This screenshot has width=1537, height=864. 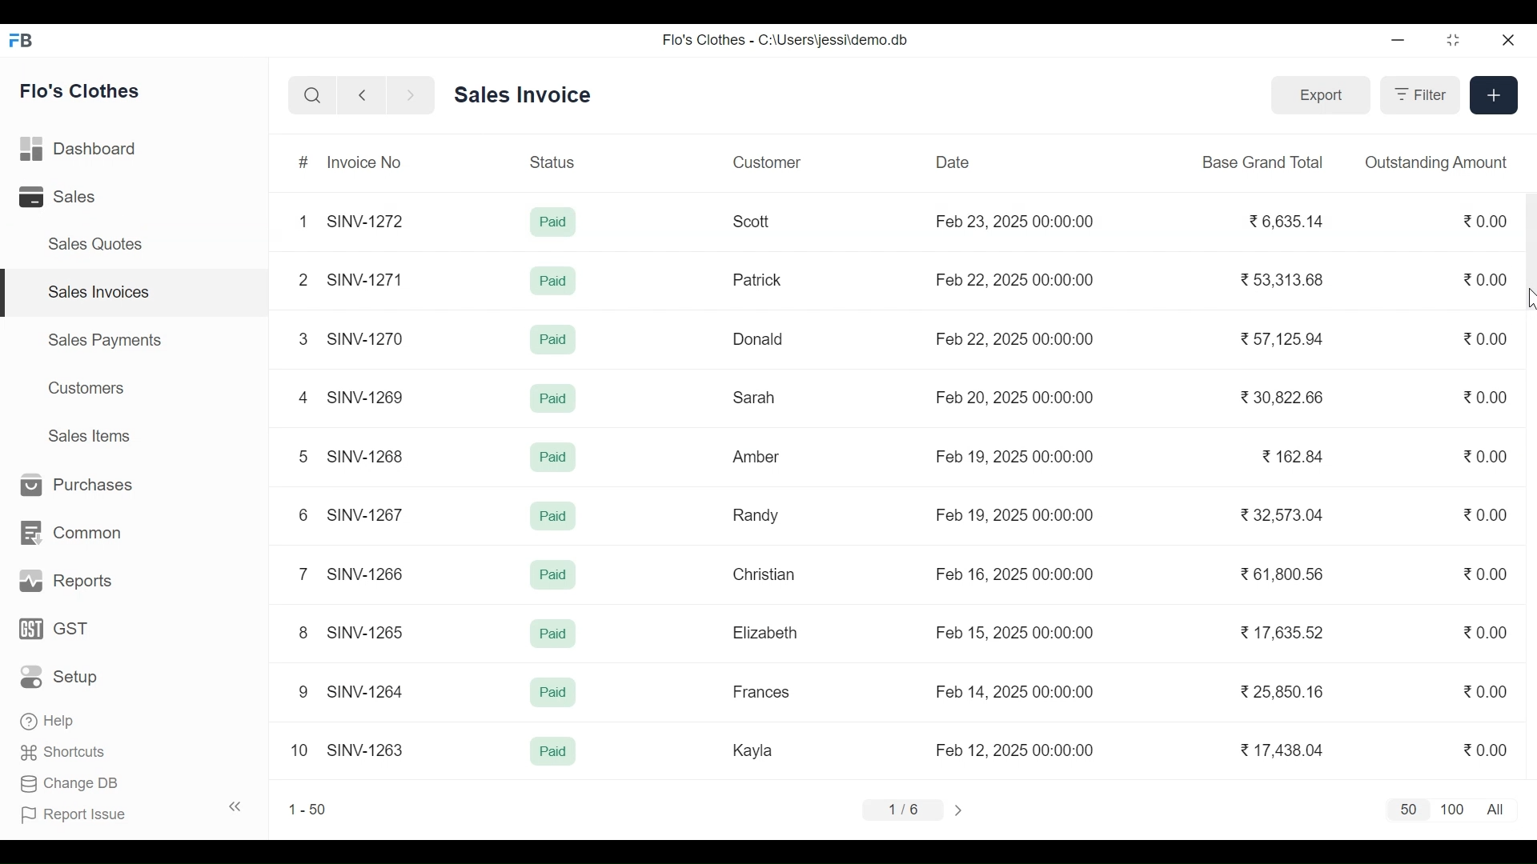 What do you see at coordinates (555, 695) in the screenshot?
I see `Paid` at bounding box center [555, 695].